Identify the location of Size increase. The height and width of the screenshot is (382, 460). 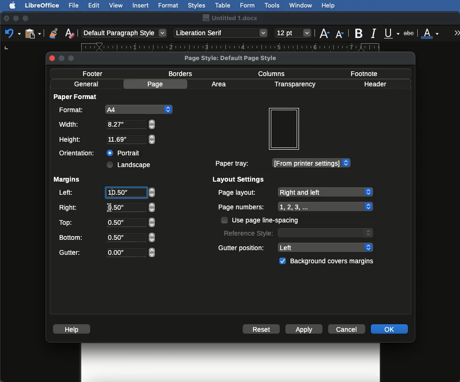
(324, 32).